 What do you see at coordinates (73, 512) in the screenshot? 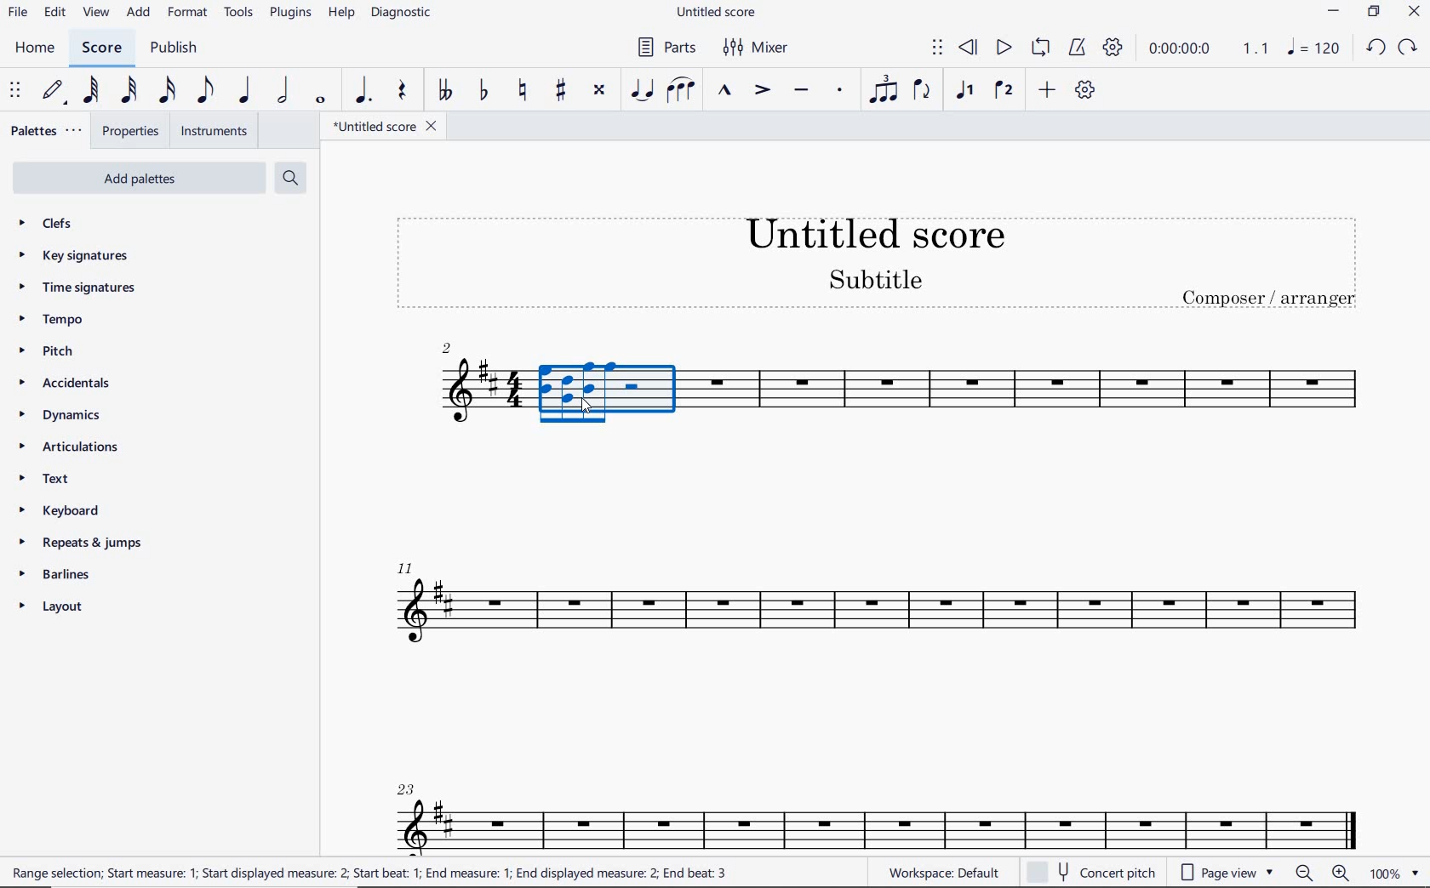
I see `KEYBOARD` at bounding box center [73, 512].